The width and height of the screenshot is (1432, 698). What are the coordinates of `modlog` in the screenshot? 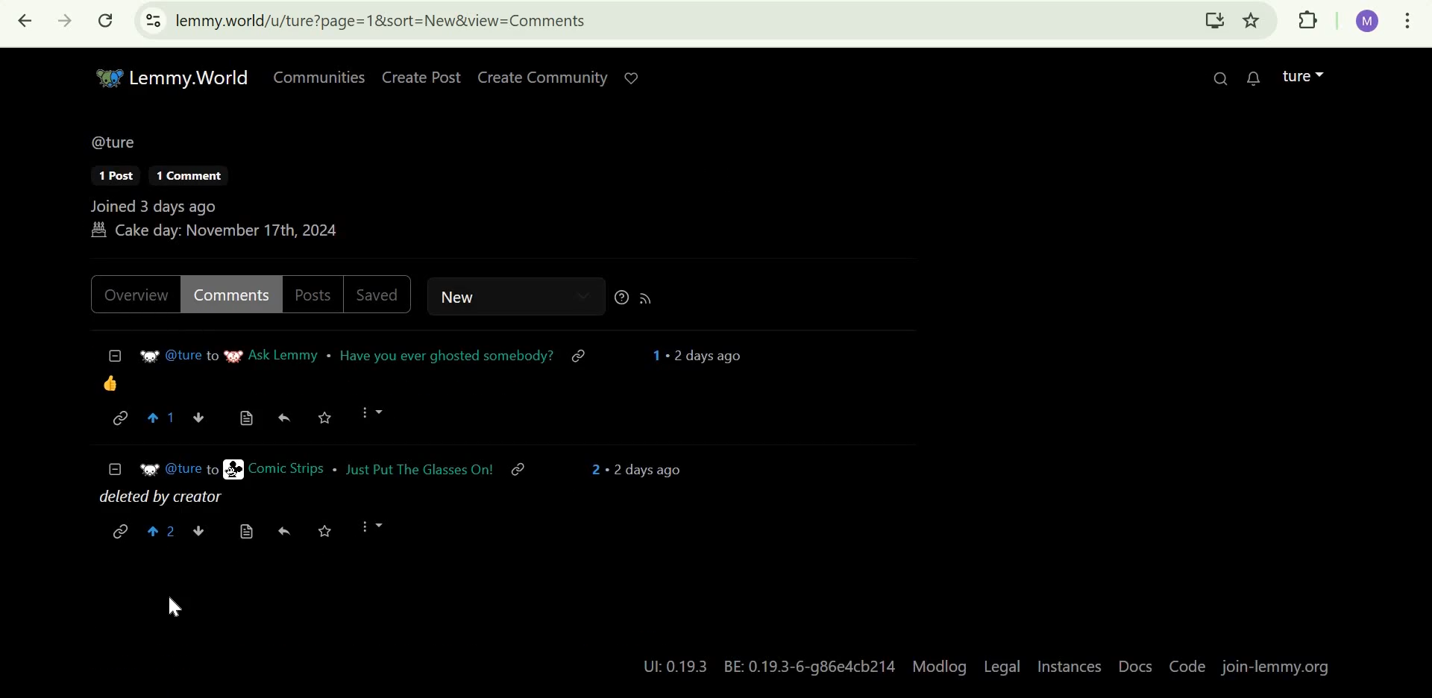 It's located at (942, 668).